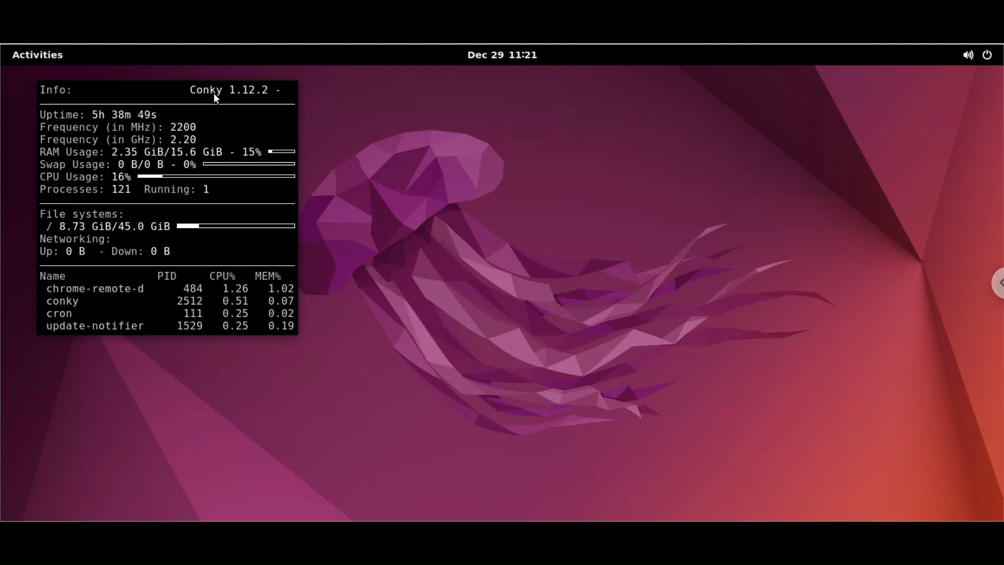 This screenshot has width=1004, height=565. I want to click on 0%, so click(241, 165).